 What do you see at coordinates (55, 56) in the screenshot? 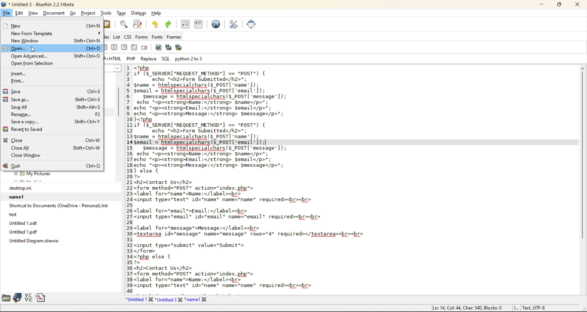
I see `open advanced` at bounding box center [55, 56].